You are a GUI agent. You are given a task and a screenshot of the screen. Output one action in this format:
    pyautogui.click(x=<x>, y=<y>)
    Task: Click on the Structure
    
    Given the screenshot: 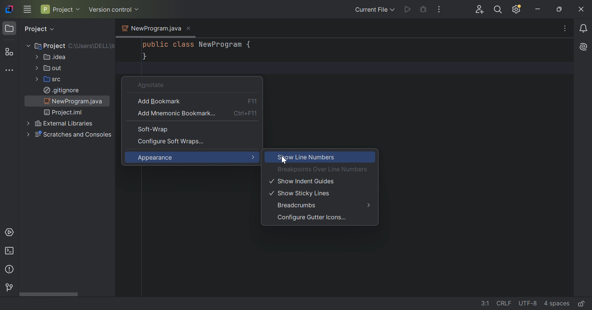 What is the action you would take?
    pyautogui.click(x=9, y=51)
    